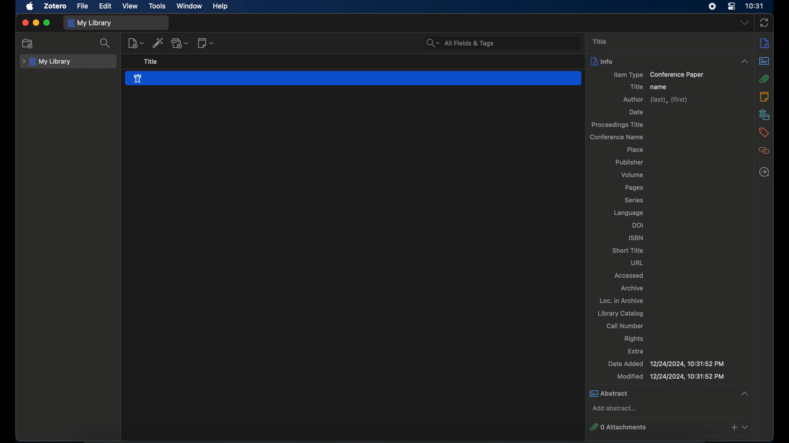  Describe the element at coordinates (755, 6) in the screenshot. I see `time` at that location.